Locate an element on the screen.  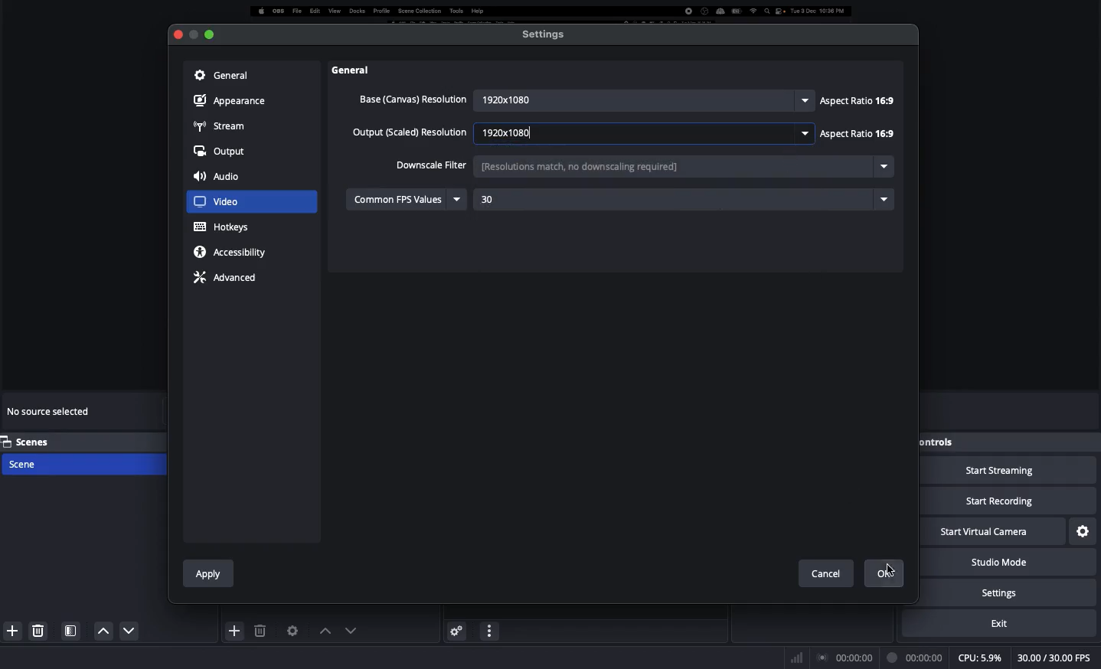
Move up is located at coordinates (322, 631).